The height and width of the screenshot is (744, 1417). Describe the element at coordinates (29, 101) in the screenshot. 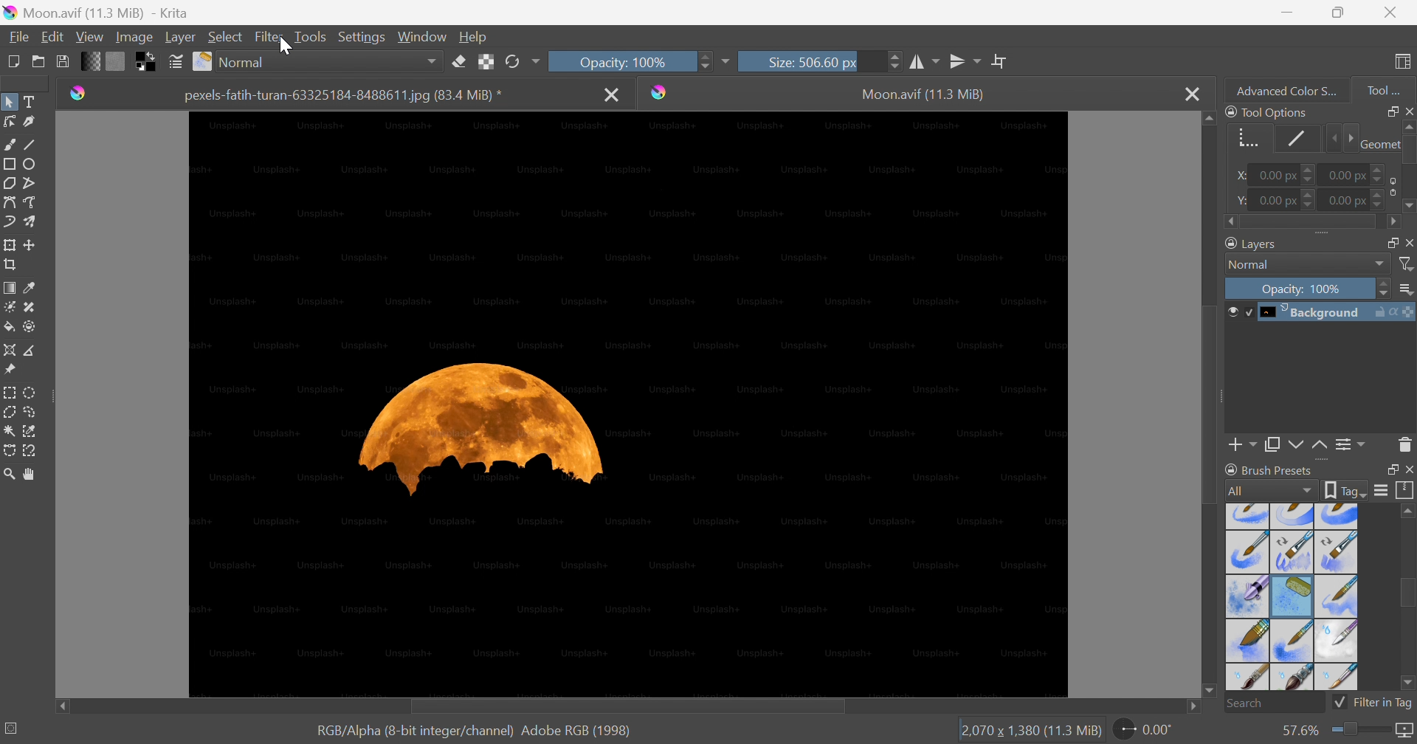

I see `Text tool` at that location.